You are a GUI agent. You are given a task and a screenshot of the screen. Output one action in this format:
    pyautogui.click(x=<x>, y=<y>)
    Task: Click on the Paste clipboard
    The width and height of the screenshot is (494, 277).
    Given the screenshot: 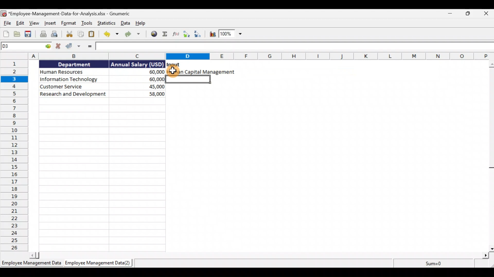 What is the action you would take?
    pyautogui.click(x=92, y=34)
    